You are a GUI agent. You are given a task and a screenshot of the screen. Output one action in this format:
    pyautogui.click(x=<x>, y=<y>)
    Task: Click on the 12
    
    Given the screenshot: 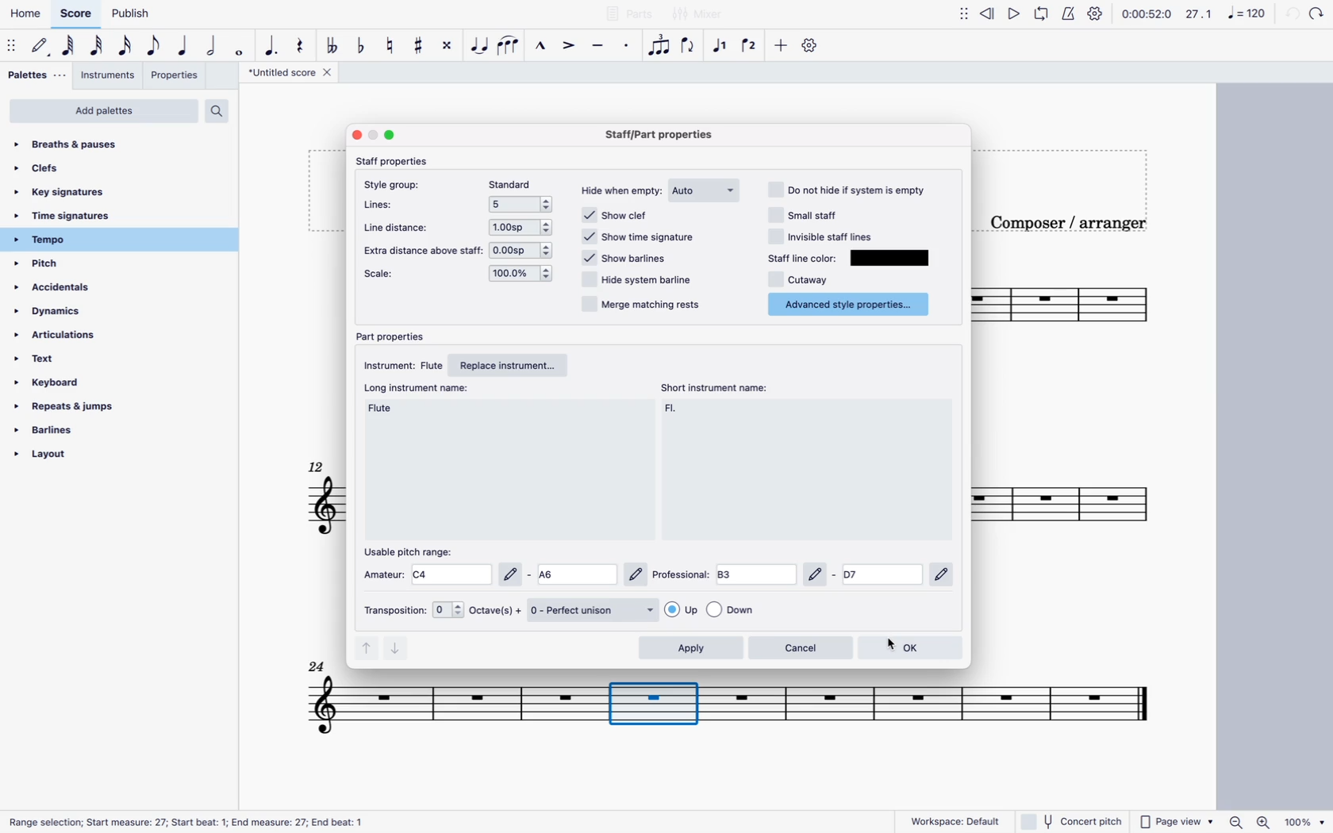 What is the action you would take?
    pyautogui.click(x=318, y=466)
    